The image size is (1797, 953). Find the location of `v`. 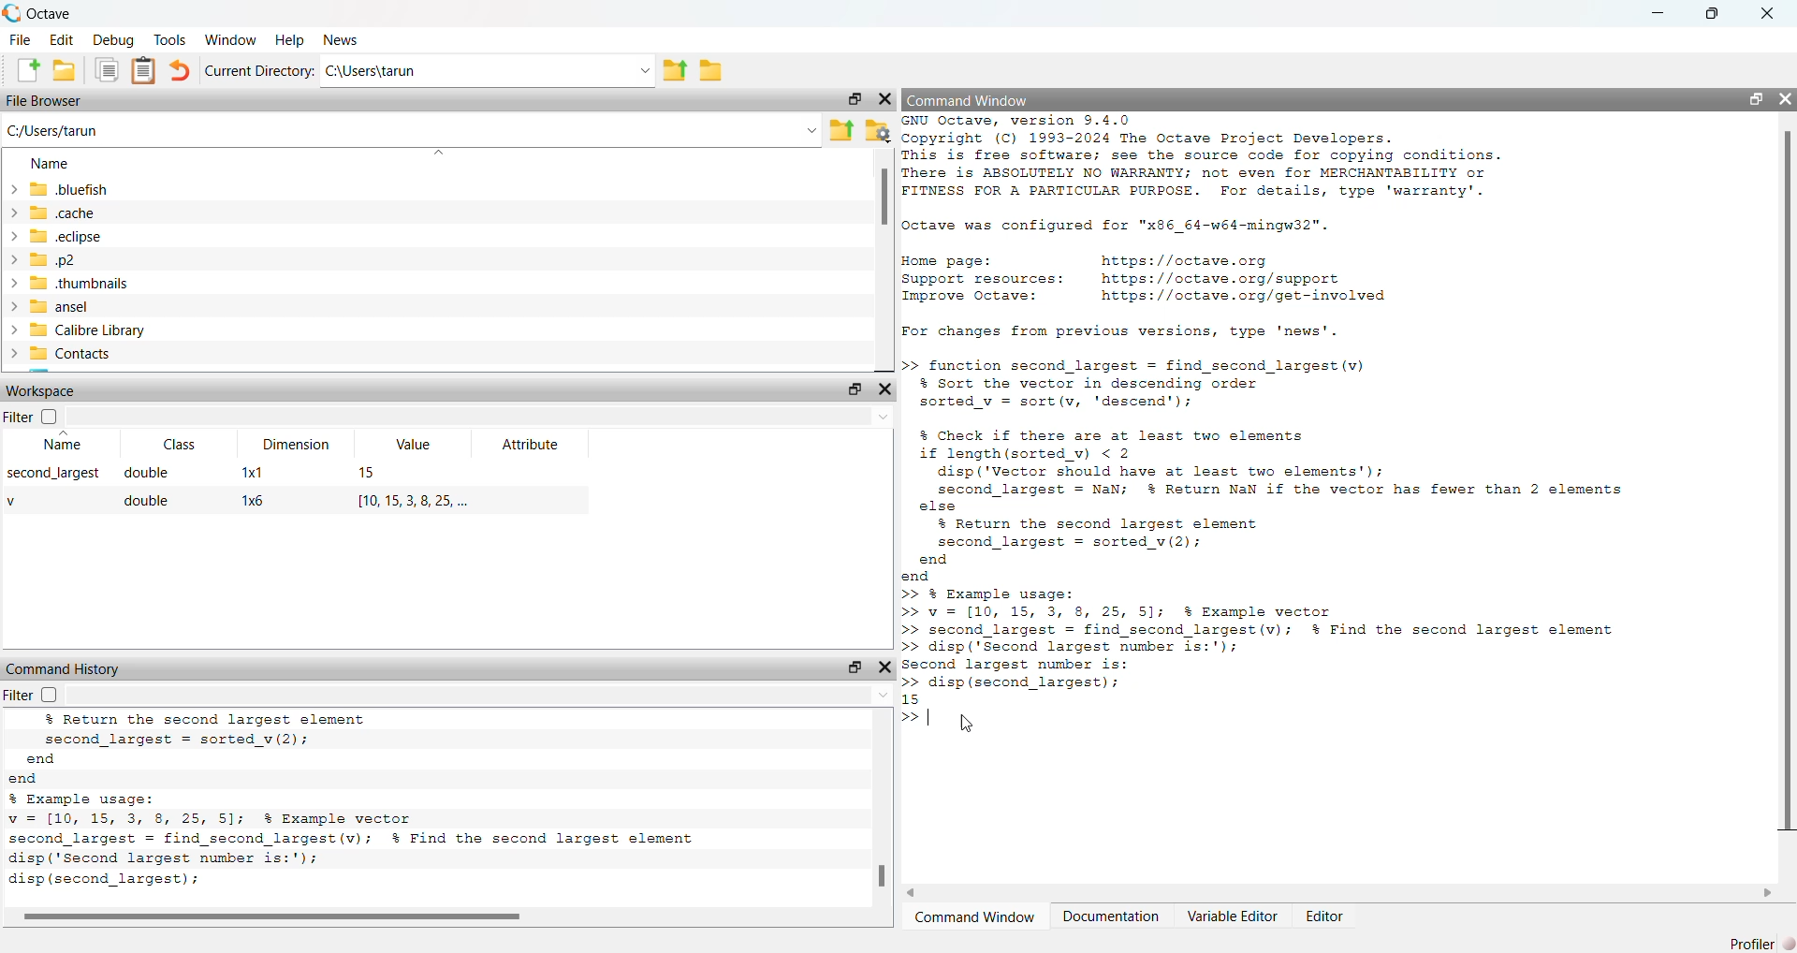

v is located at coordinates (19, 498).